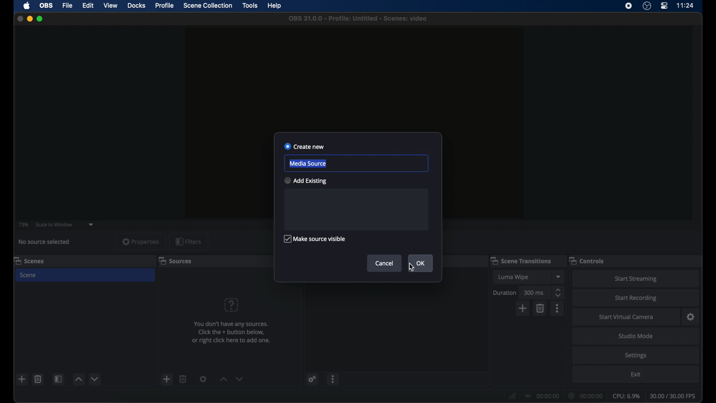 Image resolution: width=716 pixels, height=403 pixels. What do you see at coordinates (504, 293) in the screenshot?
I see `duration` at bounding box center [504, 293].